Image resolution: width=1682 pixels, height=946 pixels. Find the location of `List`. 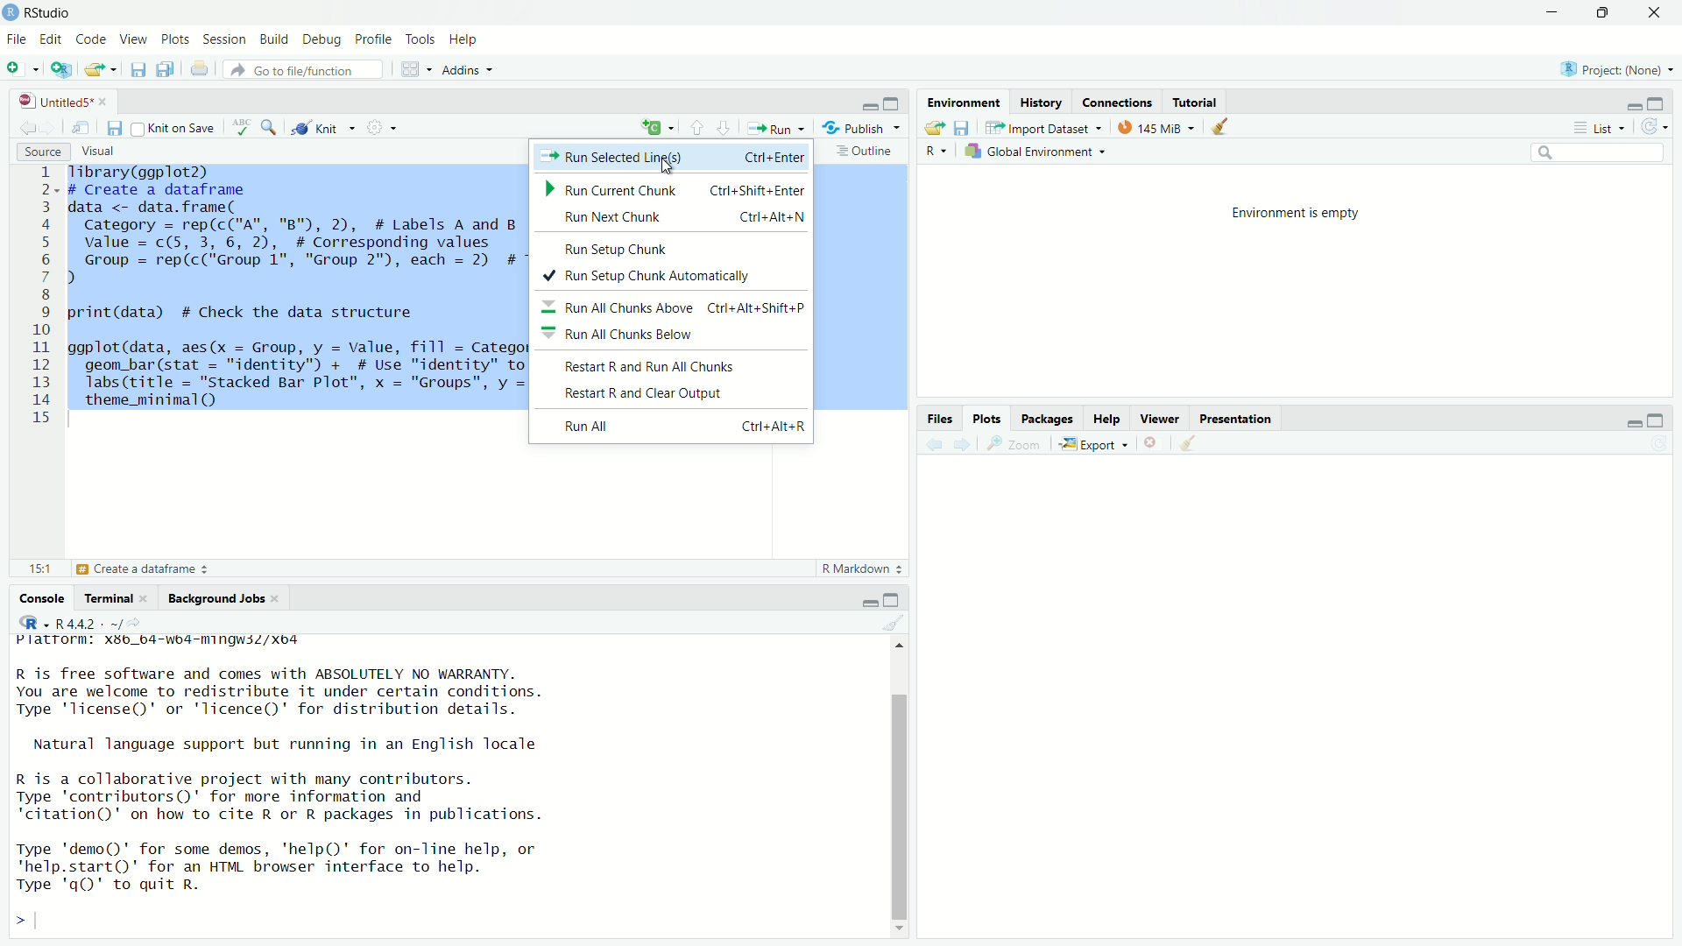

List is located at coordinates (1601, 126).